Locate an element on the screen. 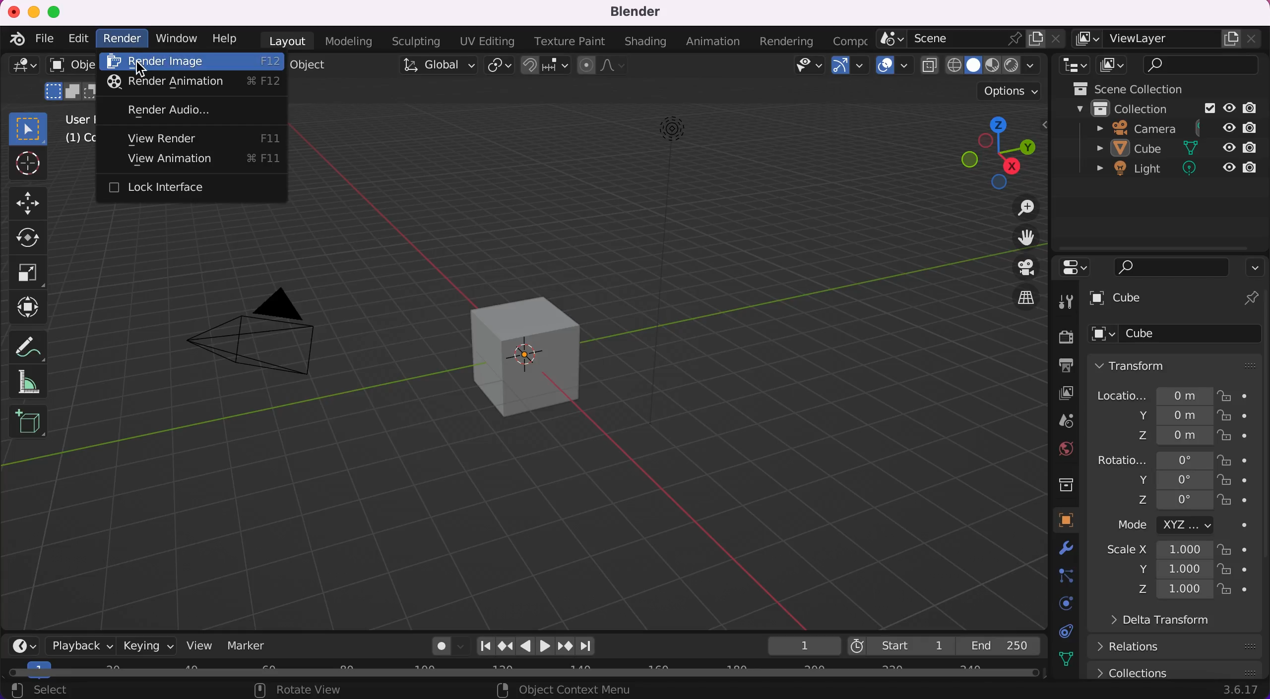 The width and height of the screenshot is (1270, 699). y 0 is located at coordinates (1162, 479).